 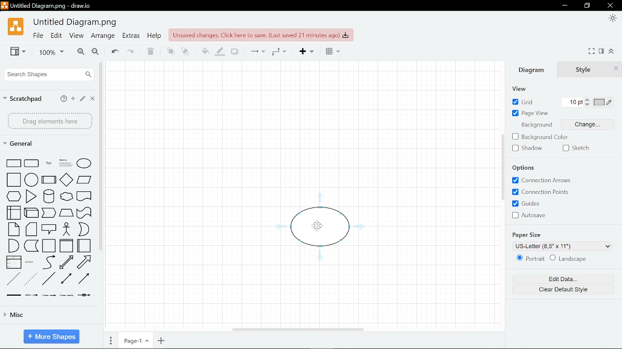 I want to click on Minimize, so click(x=564, y=6).